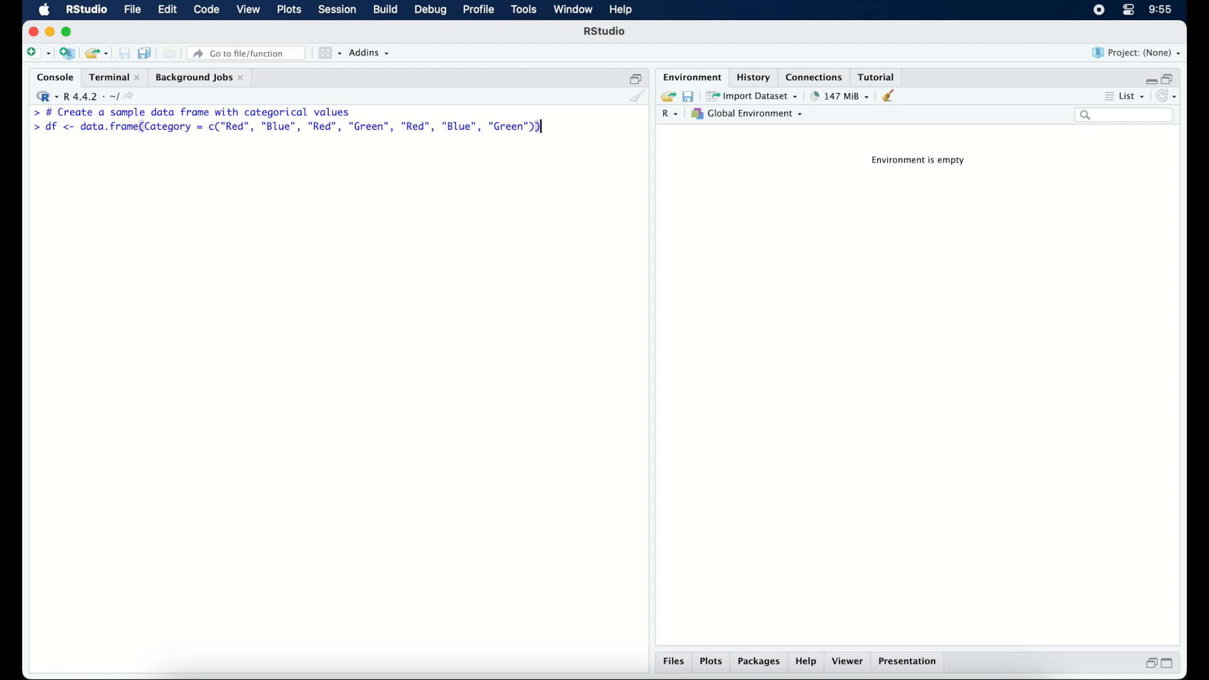 Image resolution: width=1209 pixels, height=680 pixels. Describe the element at coordinates (49, 31) in the screenshot. I see `minimzie` at that location.